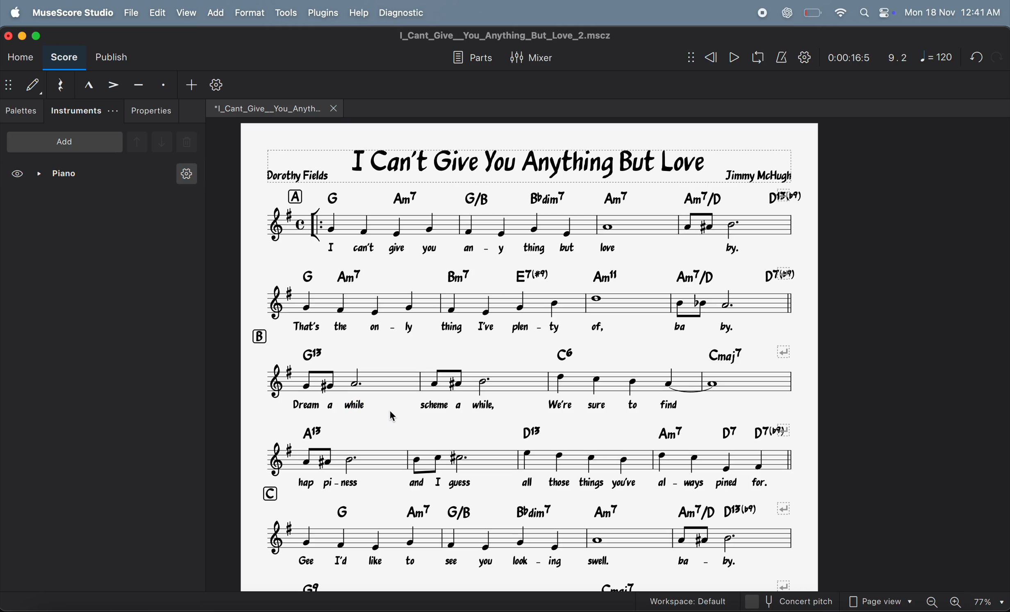  Describe the element at coordinates (190, 84) in the screenshot. I see `add` at that location.